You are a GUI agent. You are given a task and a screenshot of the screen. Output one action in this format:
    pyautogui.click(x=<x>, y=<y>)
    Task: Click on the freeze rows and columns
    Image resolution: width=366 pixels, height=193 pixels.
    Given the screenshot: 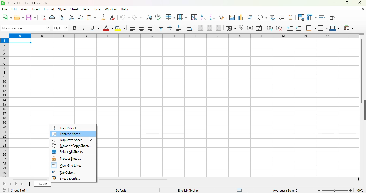 What is the action you would take?
    pyautogui.click(x=312, y=17)
    